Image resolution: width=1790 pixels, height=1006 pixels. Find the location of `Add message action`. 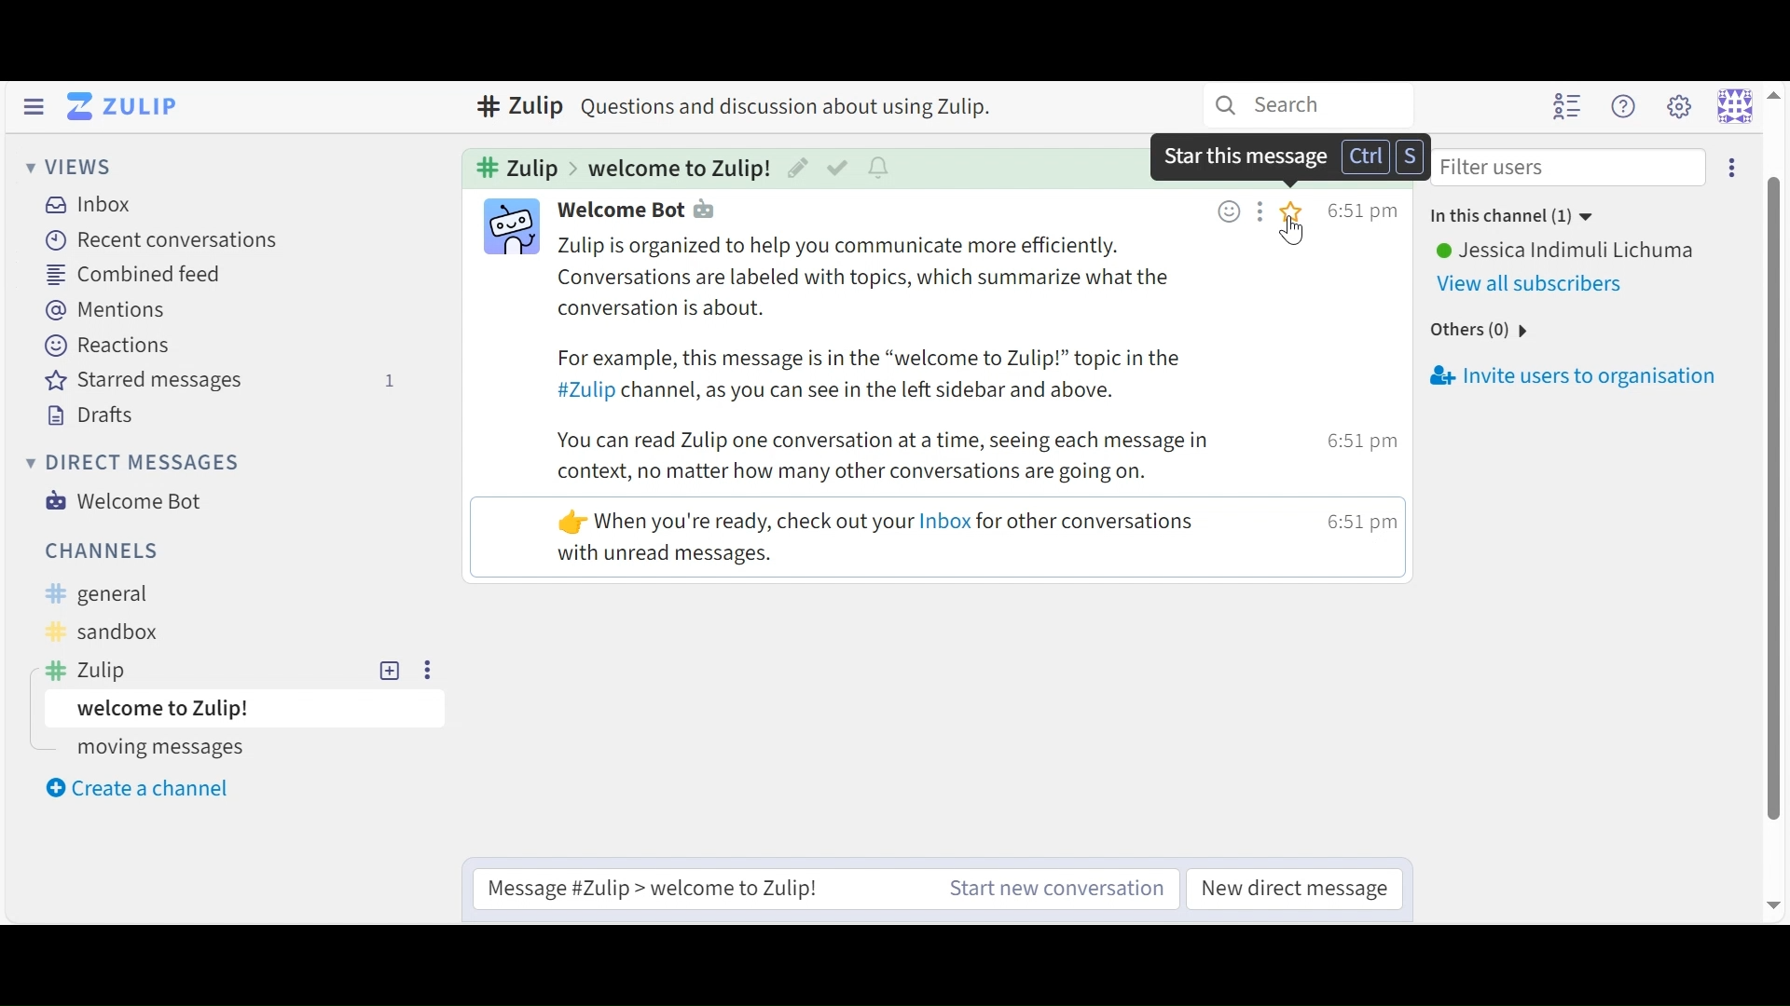

Add message action is located at coordinates (1260, 209).